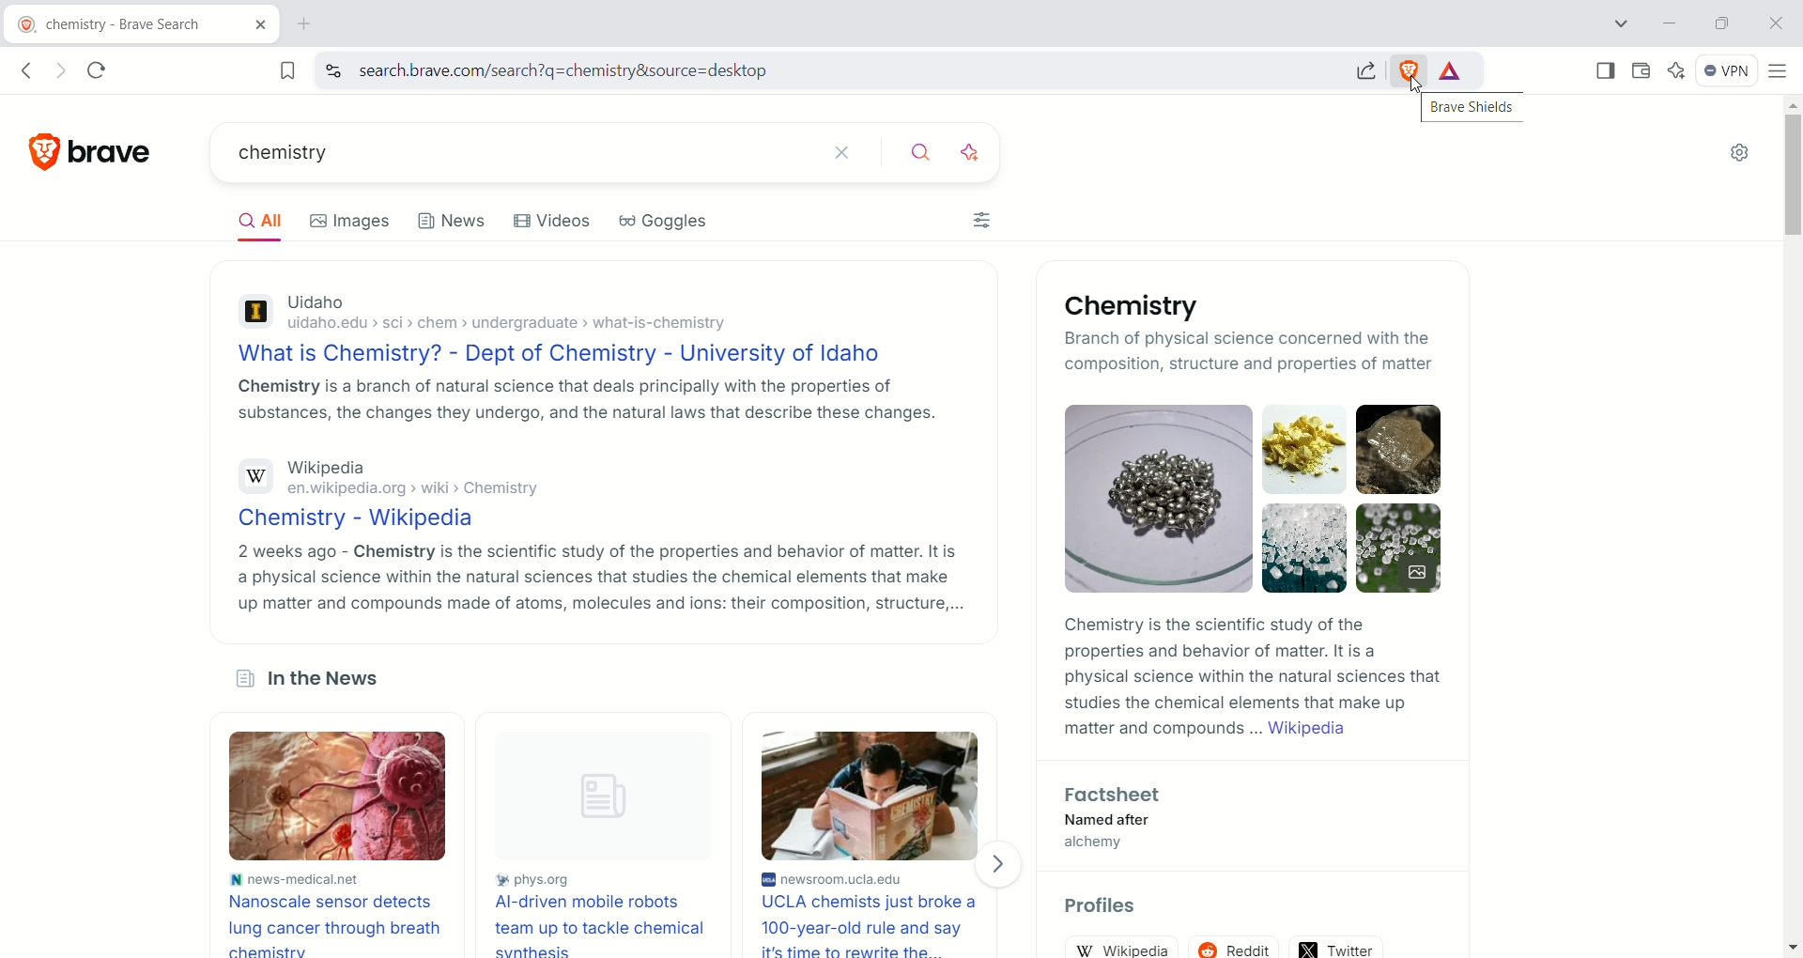 The height and width of the screenshot is (958, 1803). I want to click on chemistry, so click(516, 150).